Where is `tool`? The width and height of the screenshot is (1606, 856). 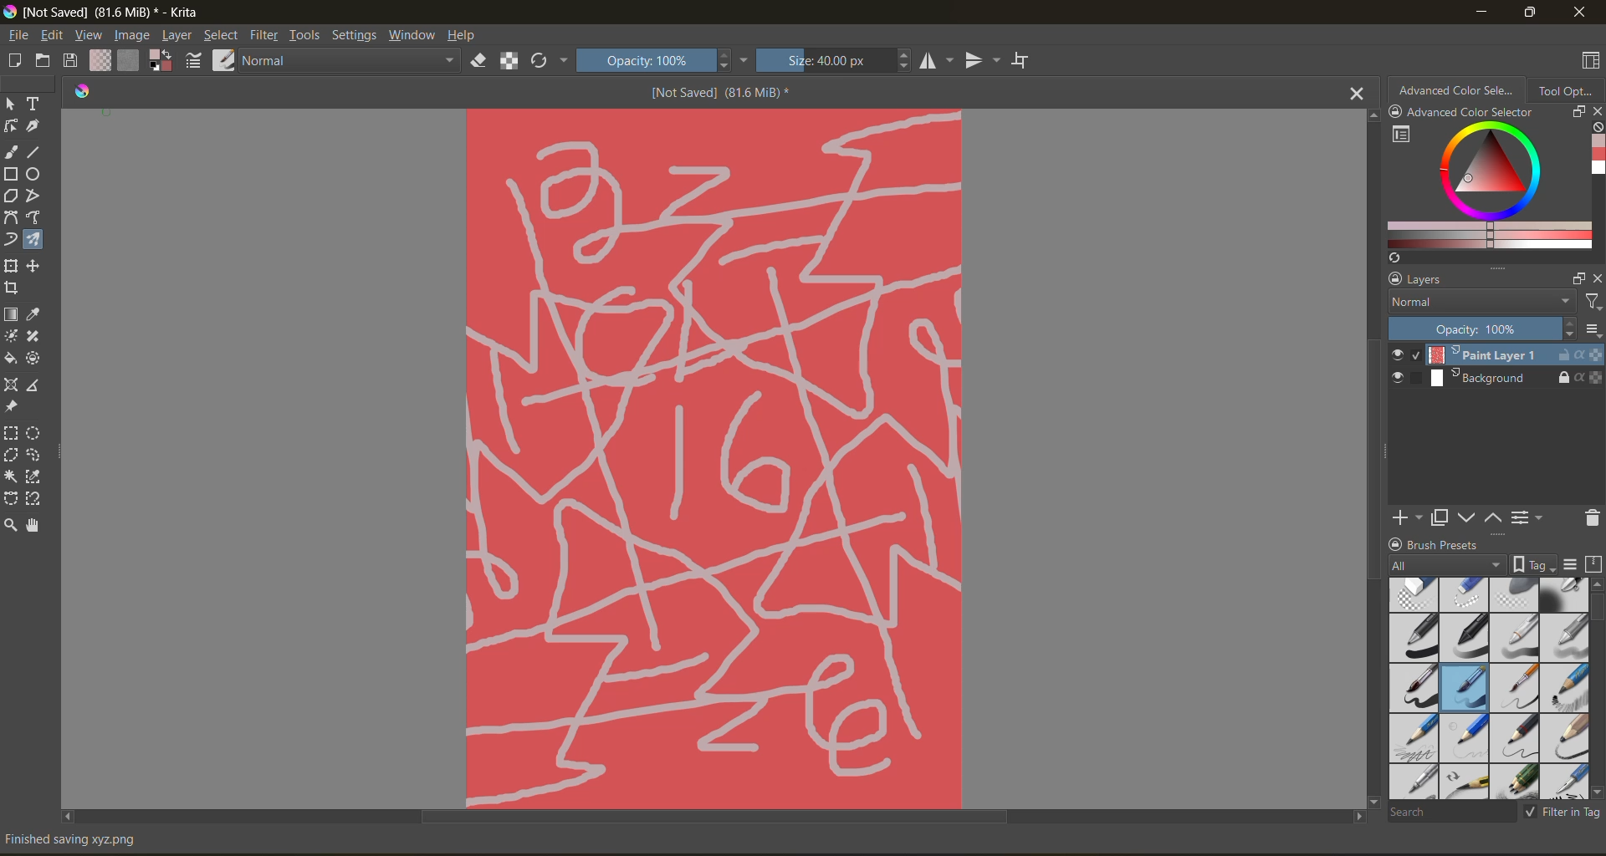 tool is located at coordinates (33, 456).